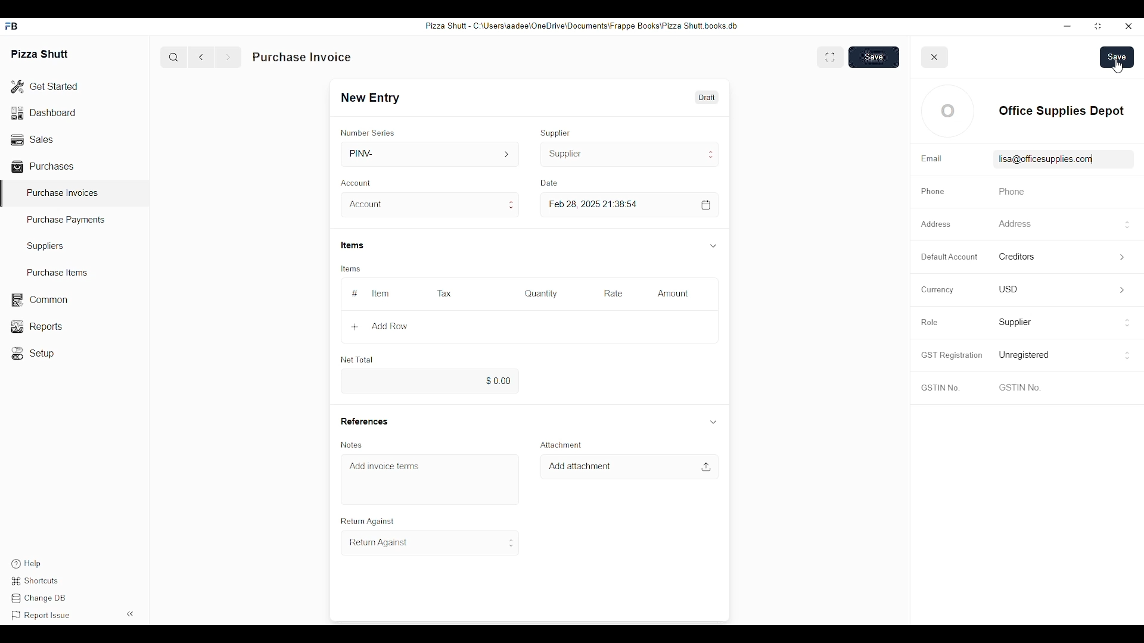 The height and width of the screenshot is (643, 1144). I want to click on Supplier, so click(556, 133).